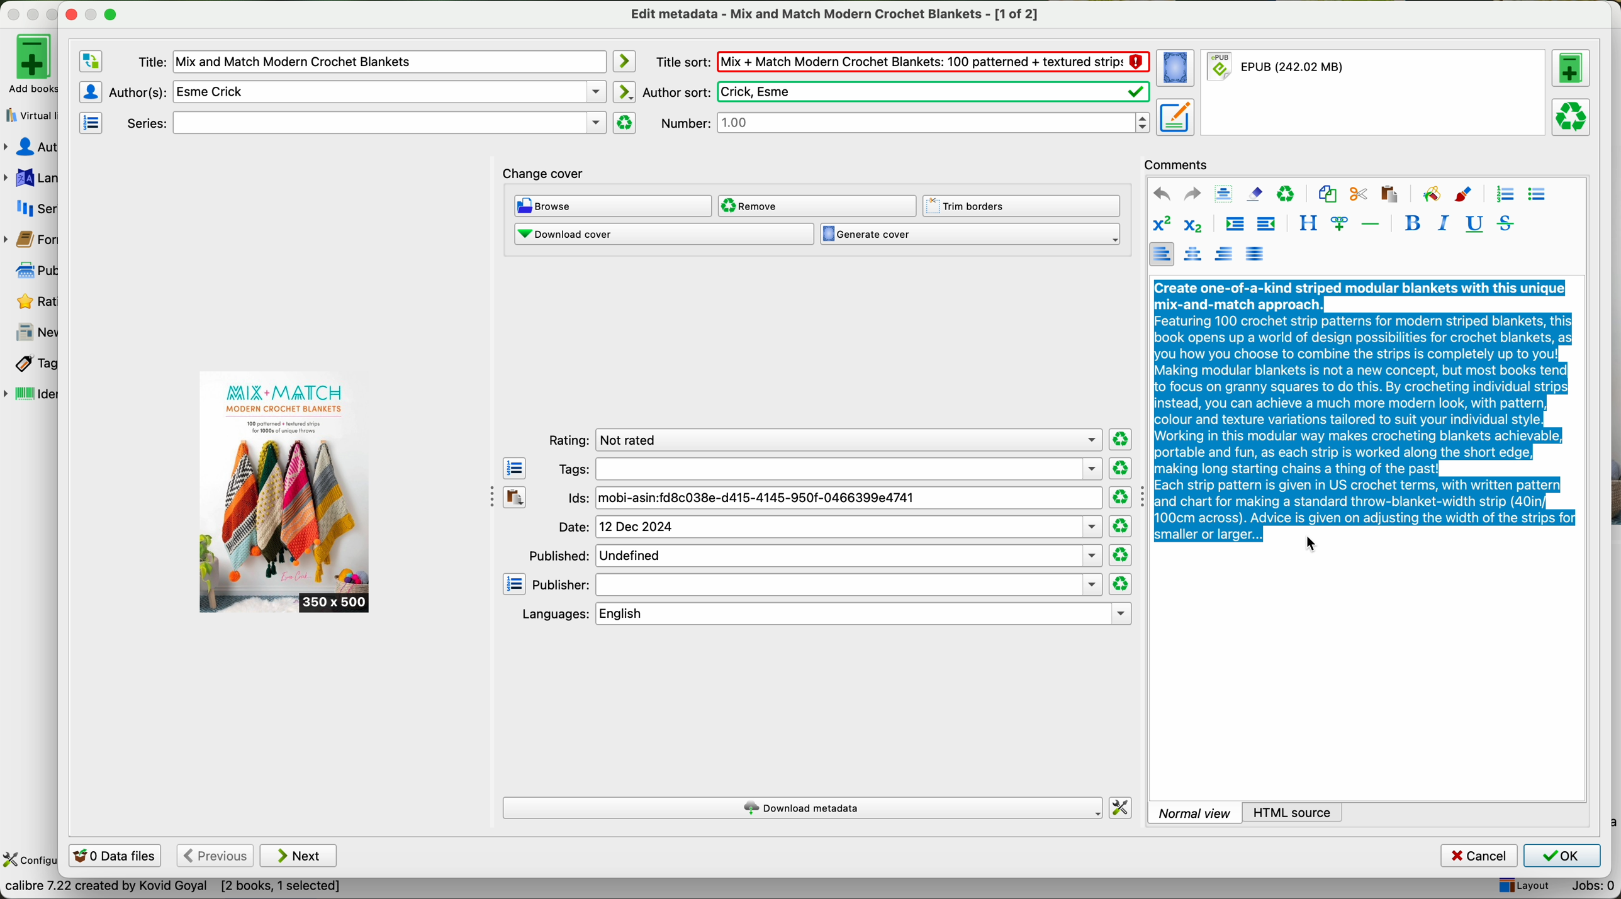 Image resolution: width=1621 pixels, height=899 pixels. I want to click on three dots, so click(486, 494).